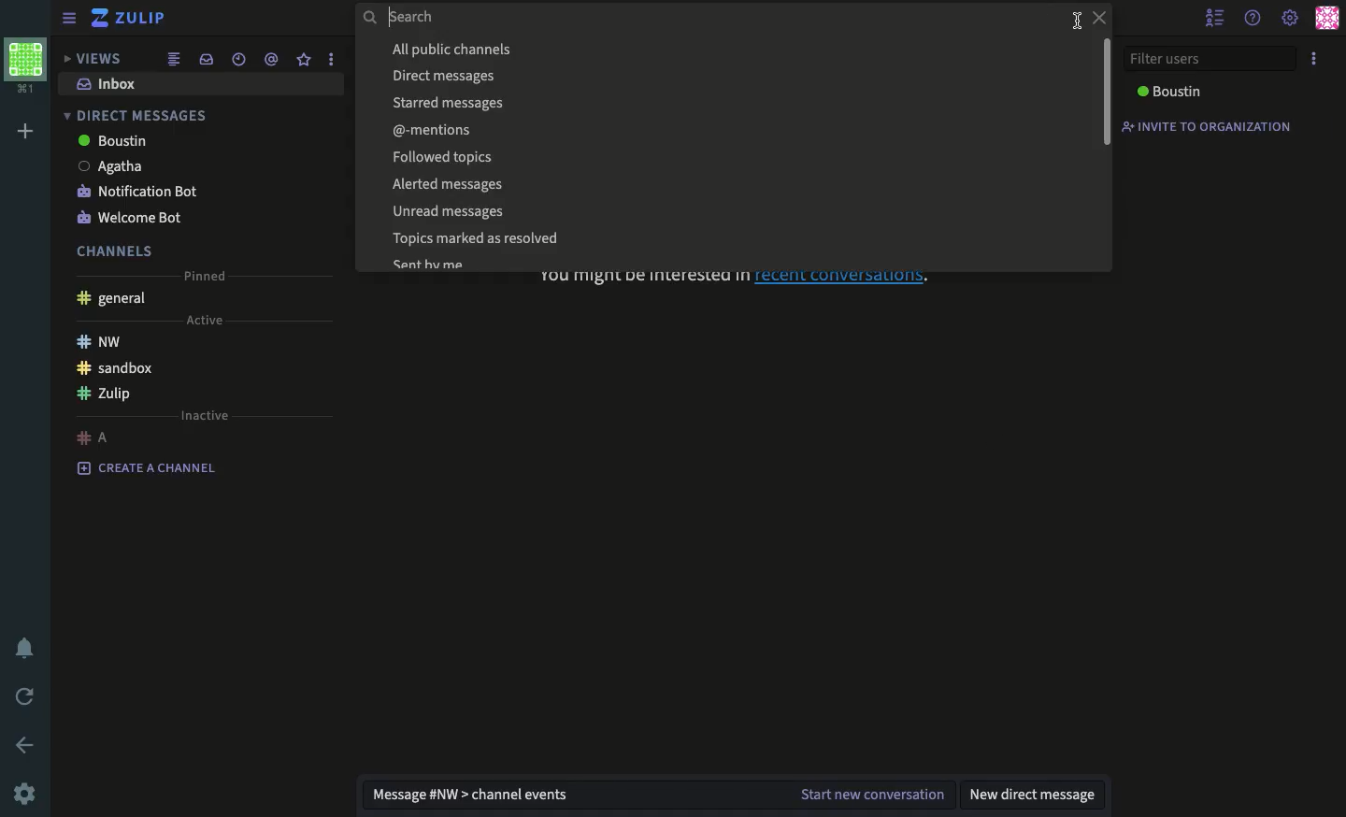 This screenshot has height=817, width=1346. What do you see at coordinates (206, 414) in the screenshot?
I see `inactive` at bounding box center [206, 414].